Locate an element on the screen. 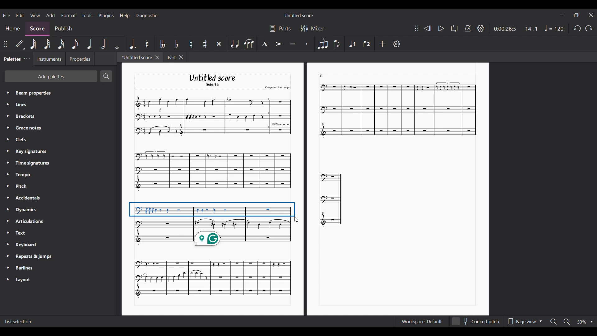  Tab settings is located at coordinates (27, 59).